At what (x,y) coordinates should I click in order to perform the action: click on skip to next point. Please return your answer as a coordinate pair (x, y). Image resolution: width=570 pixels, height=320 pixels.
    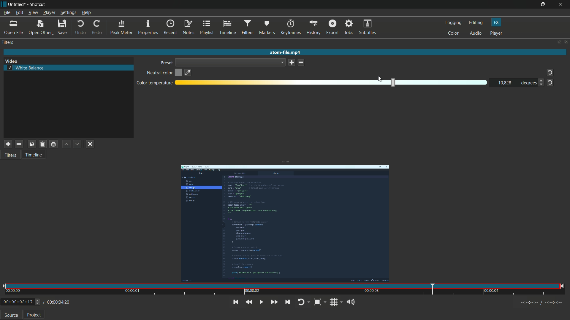
    Looking at the image, I should click on (287, 302).